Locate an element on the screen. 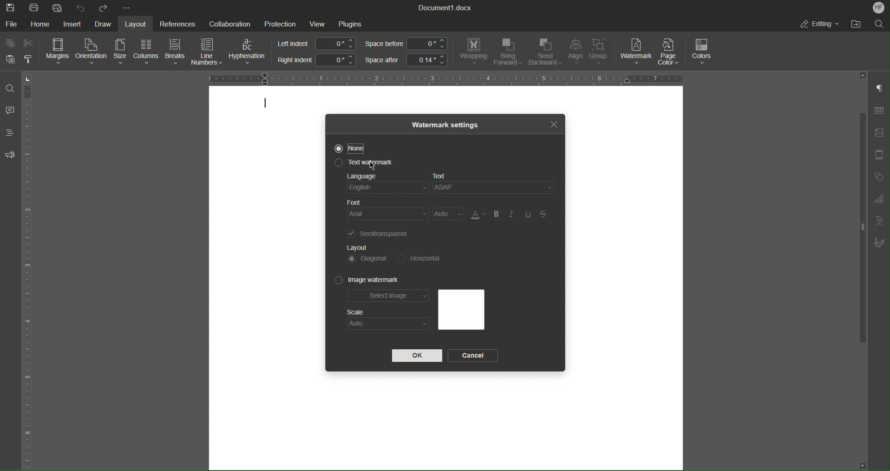 The image size is (890, 471). Auto is located at coordinates (388, 324).